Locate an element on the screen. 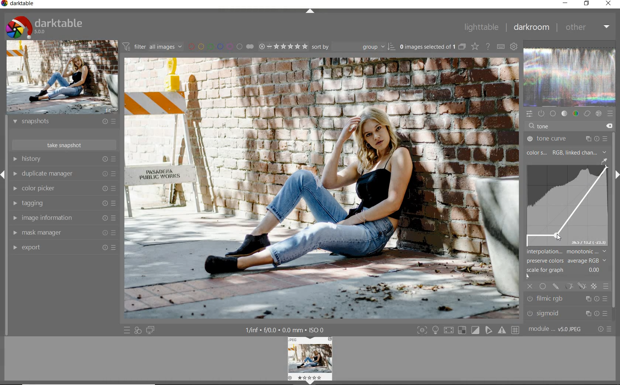 This screenshot has width=620, height=385. lighttable is located at coordinates (480, 28).